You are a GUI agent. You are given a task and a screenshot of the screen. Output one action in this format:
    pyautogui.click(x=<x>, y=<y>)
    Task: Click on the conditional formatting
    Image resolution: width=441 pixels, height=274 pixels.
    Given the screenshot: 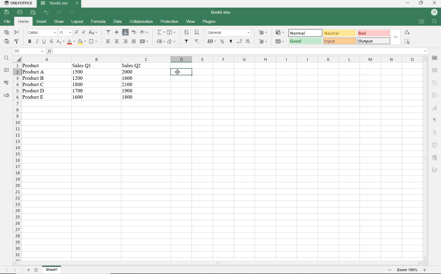 What is the action you would take?
    pyautogui.click(x=280, y=33)
    